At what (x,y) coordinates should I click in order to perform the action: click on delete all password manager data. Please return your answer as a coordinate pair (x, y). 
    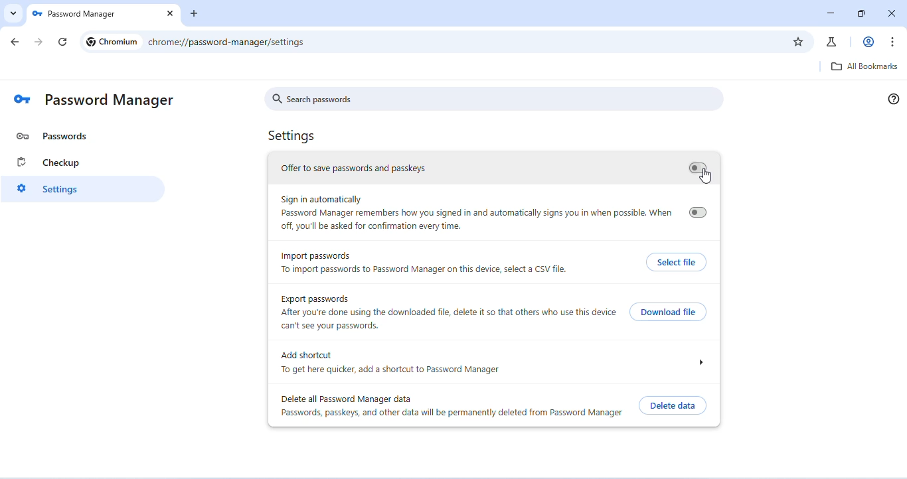
    Looking at the image, I should click on (347, 399).